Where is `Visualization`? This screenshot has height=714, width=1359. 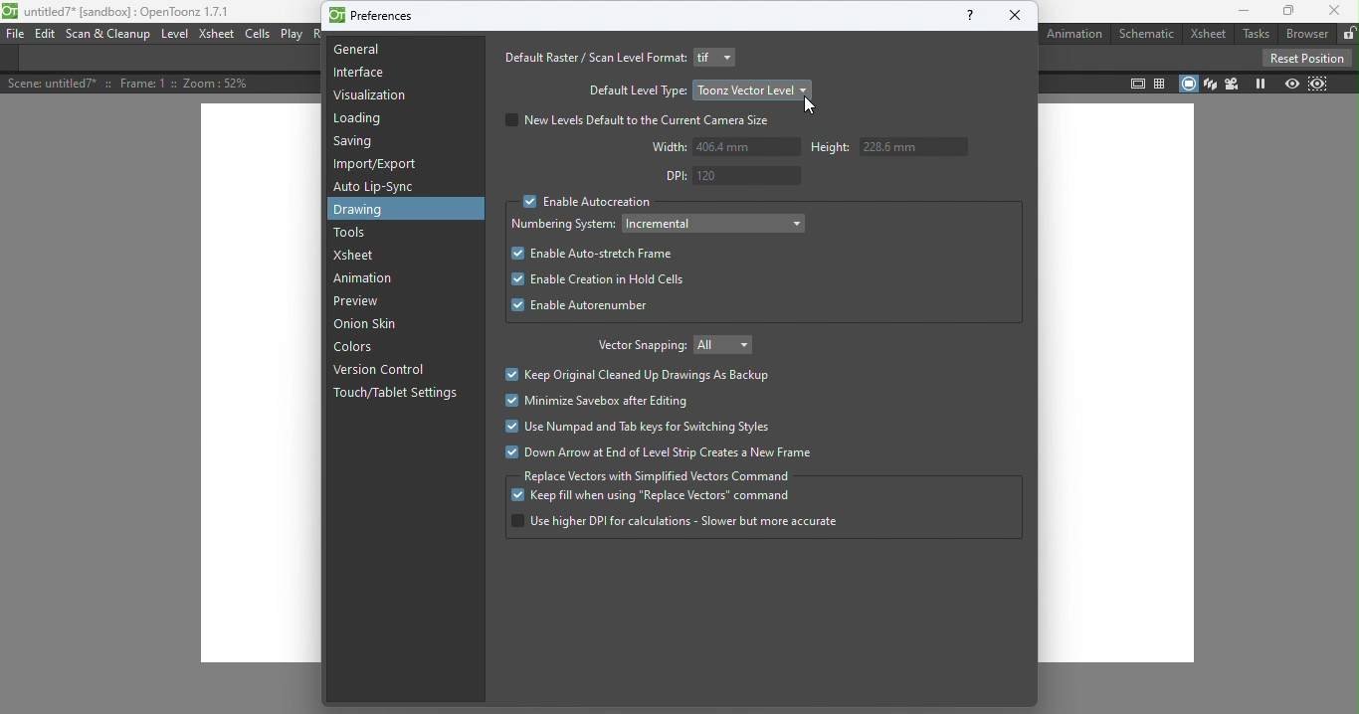 Visualization is located at coordinates (372, 95).